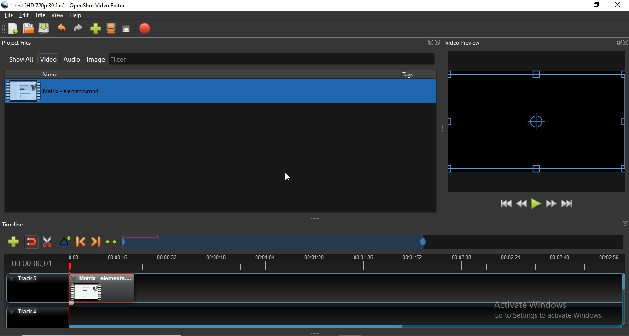 This screenshot has width=629, height=336. What do you see at coordinates (8, 16) in the screenshot?
I see `File` at bounding box center [8, 16].